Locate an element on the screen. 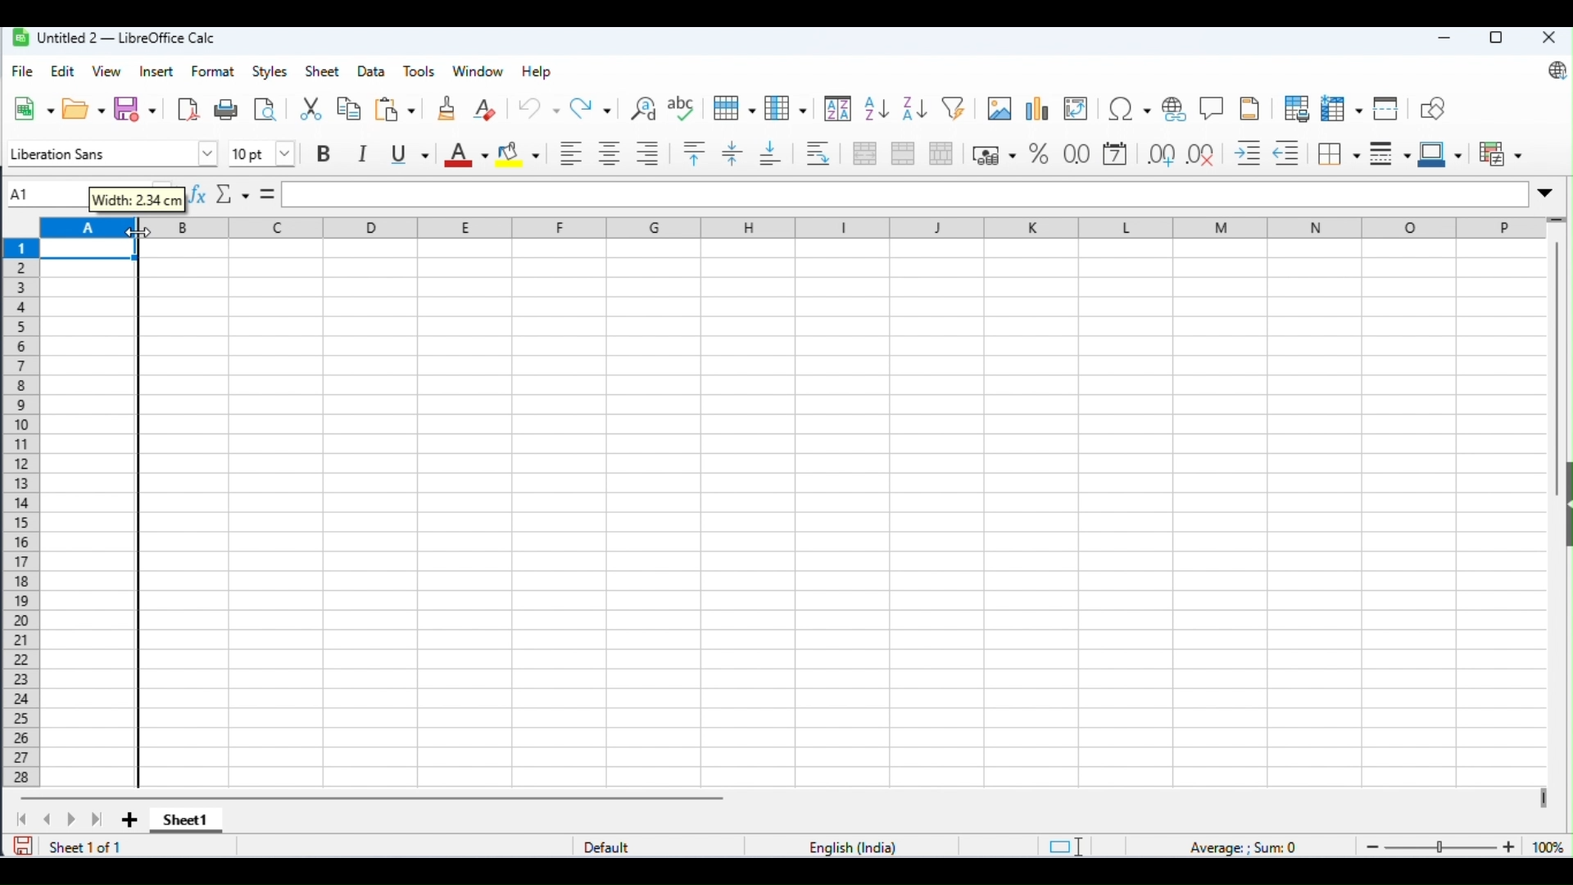 The width and height of the screenshot is (1573, 885). insert image is located at coordinates (999, 108).